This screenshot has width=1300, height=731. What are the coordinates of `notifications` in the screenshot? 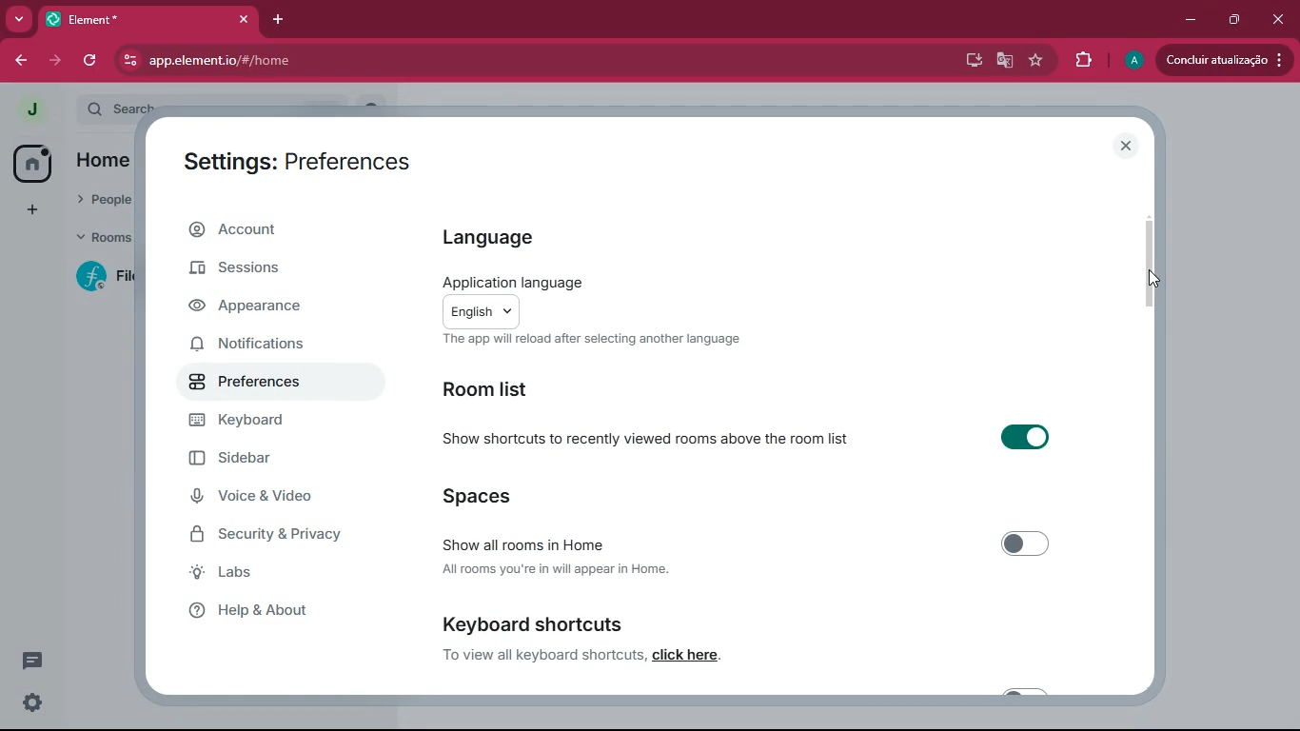 It's located at (267, 348).